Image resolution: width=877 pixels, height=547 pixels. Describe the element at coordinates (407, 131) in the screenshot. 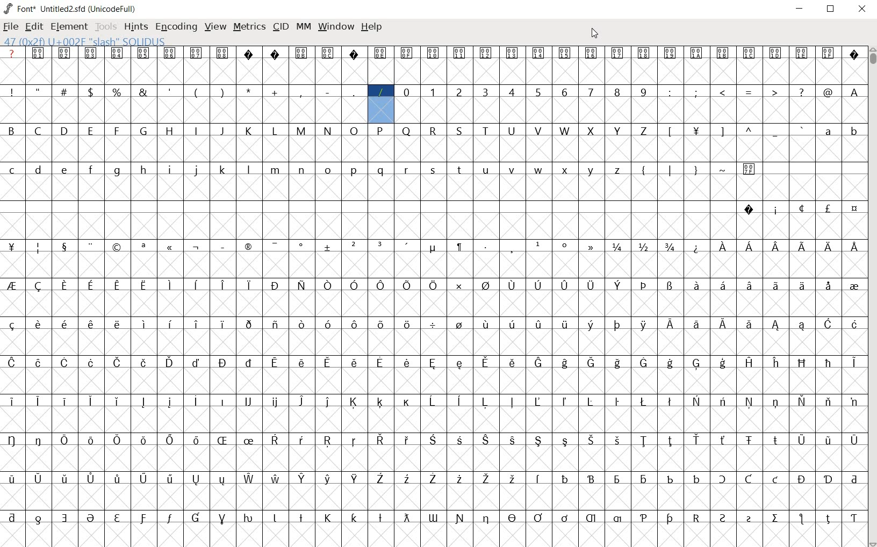

I see `glyph` at that location.